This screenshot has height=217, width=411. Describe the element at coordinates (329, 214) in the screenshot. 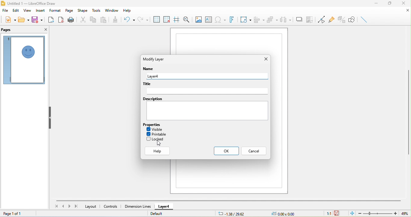

I see `1:1` at that location.